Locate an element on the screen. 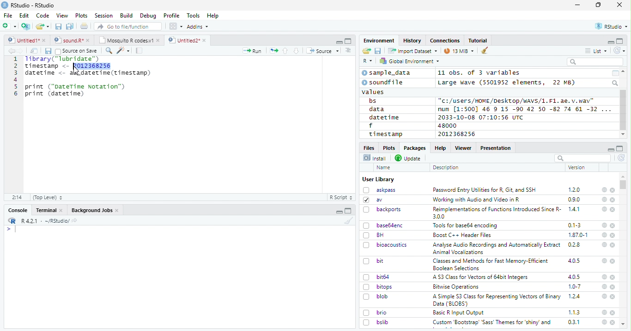 The image size is (631, 331). Viewer is located at coordinates (463, 148).